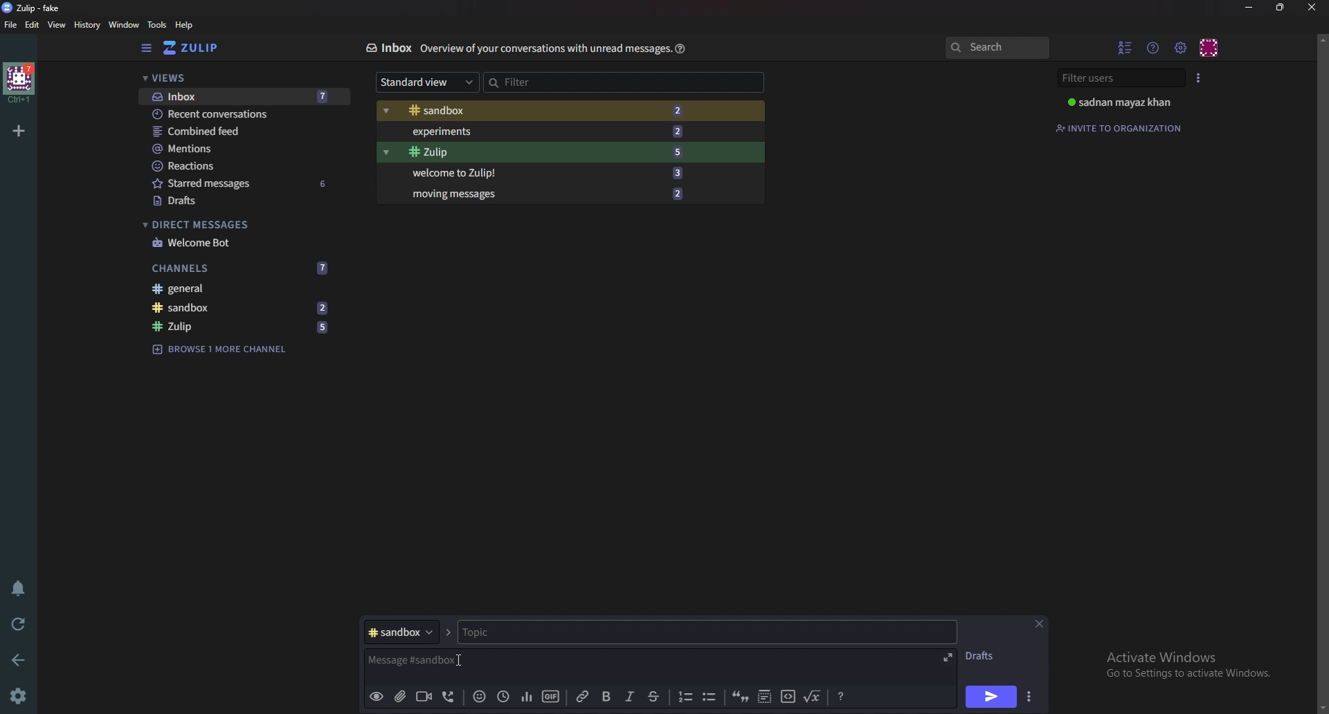 This screenshot has width=1329, height=714. Describe the element at coordinates (985, 656) in the screenshot. I see `Drafts` at that location.